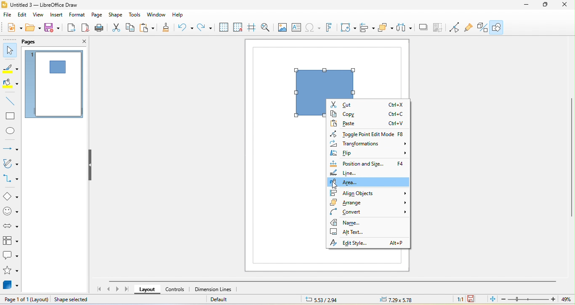 This screenshot has height=305, width=575. What do you see at coordinates (368, 28) in the screenshot?
I see `align object` at bounding box center [368, 28].